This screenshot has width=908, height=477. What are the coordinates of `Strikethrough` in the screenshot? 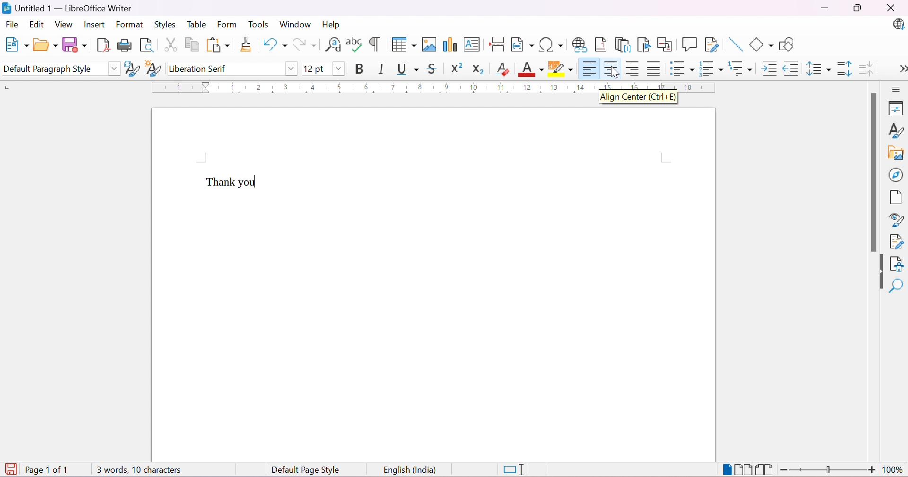 It's located at (433, 68).